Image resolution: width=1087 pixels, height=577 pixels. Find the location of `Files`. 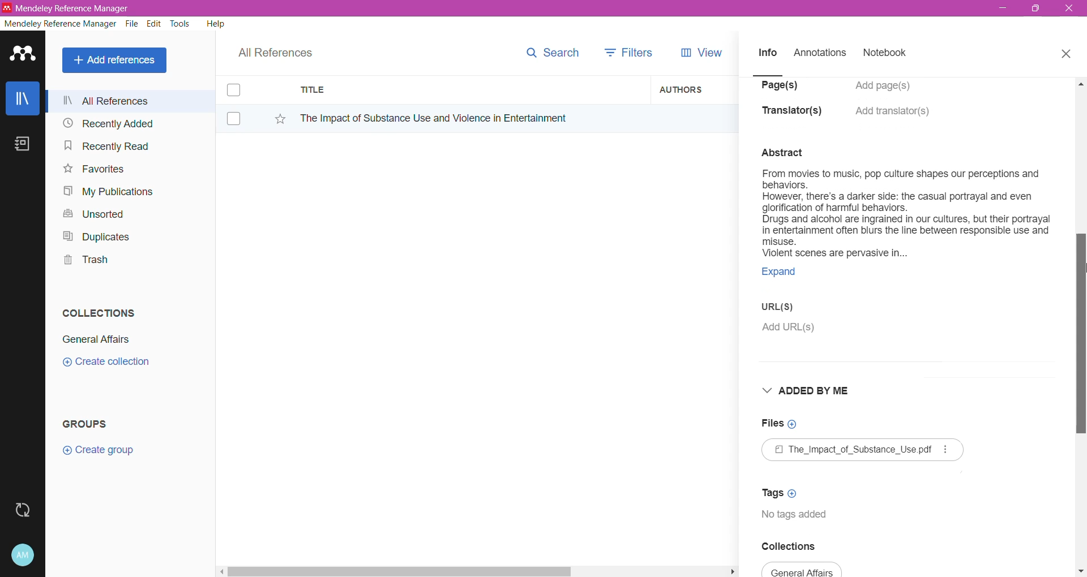

Files is located at coordinates (785, 423).